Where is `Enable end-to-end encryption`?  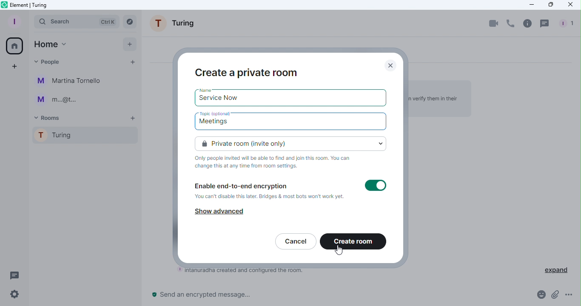 Enable end-to-end encryption is located at coordinates (270, 192).